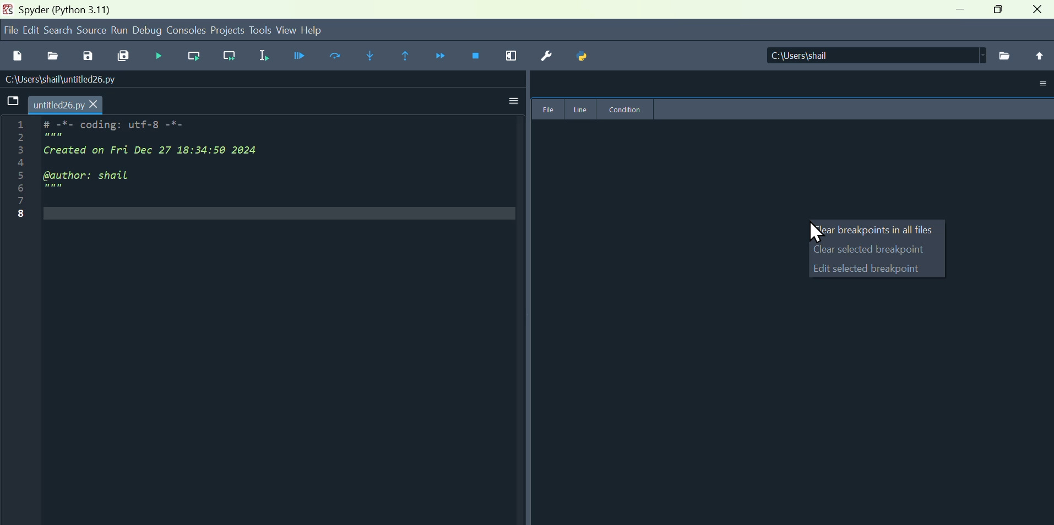 This screenshot has height=525, width=1054. I want to click on Move up, so click(1037, 56).